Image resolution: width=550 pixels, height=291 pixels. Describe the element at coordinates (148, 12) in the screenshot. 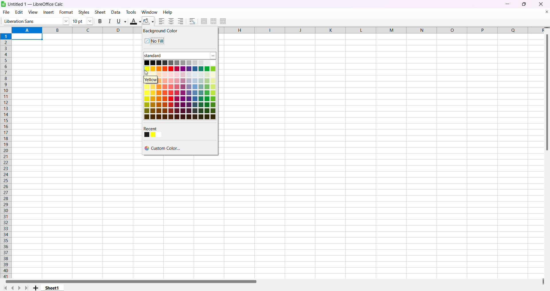

I see `window` at that location.